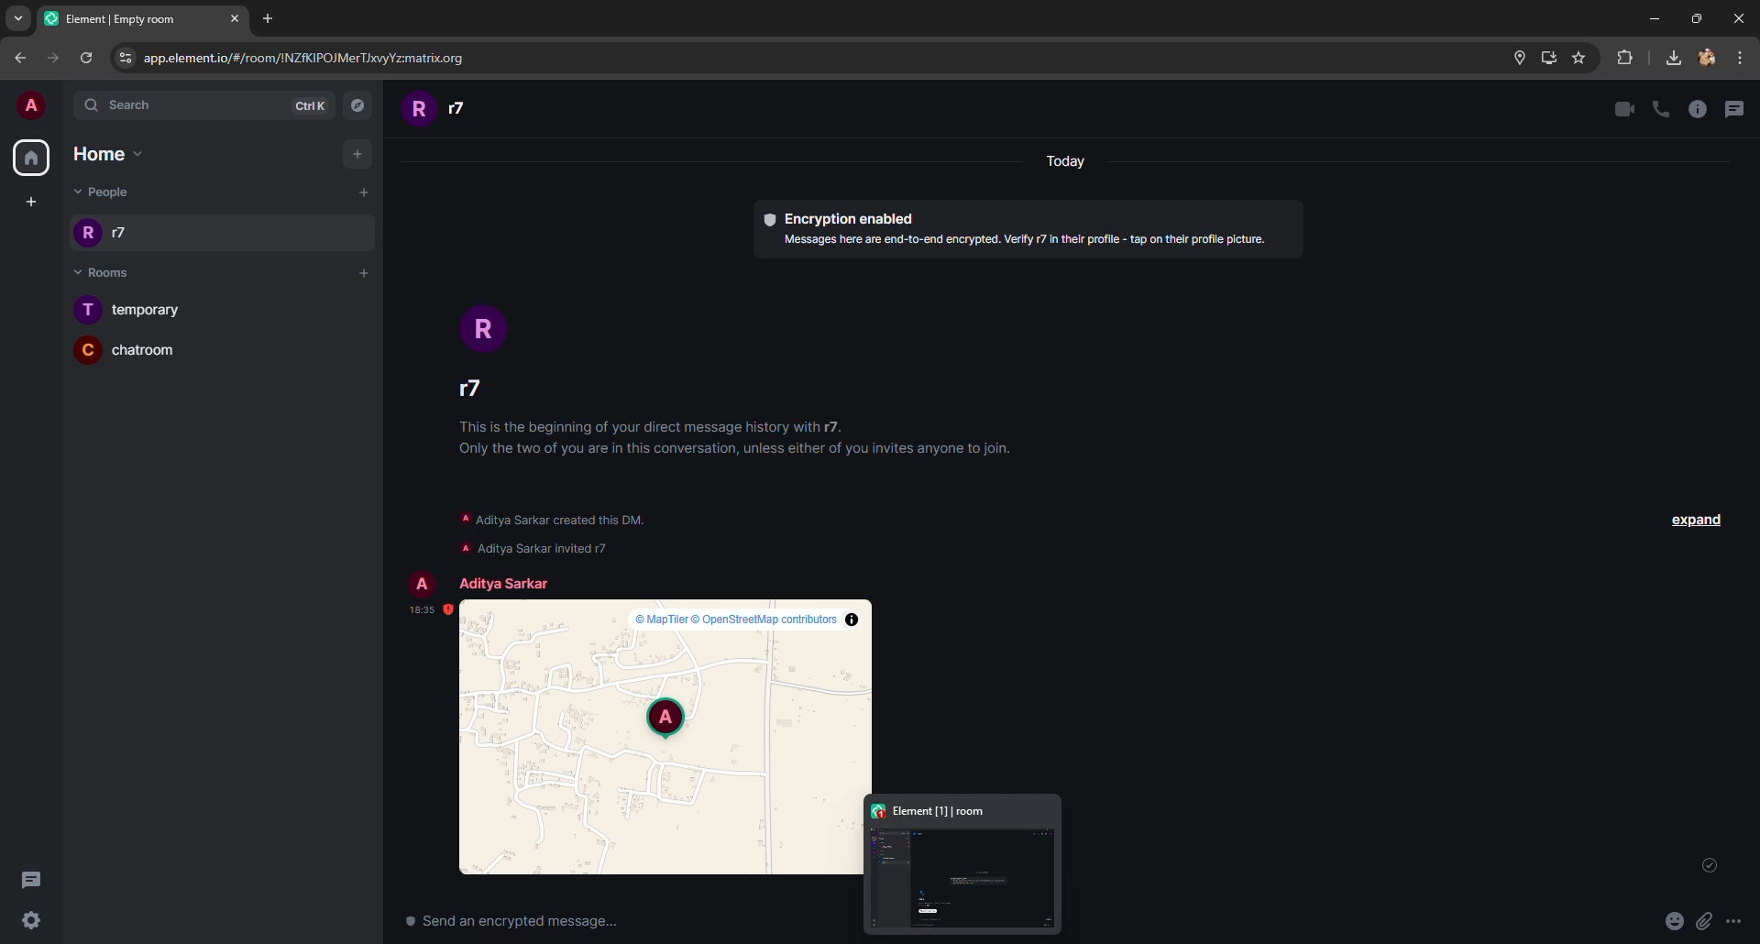 The image size is (1760, 944). Describe the element at coordinates (1654, 20) in the screenshot. I see `minimize` at that location.